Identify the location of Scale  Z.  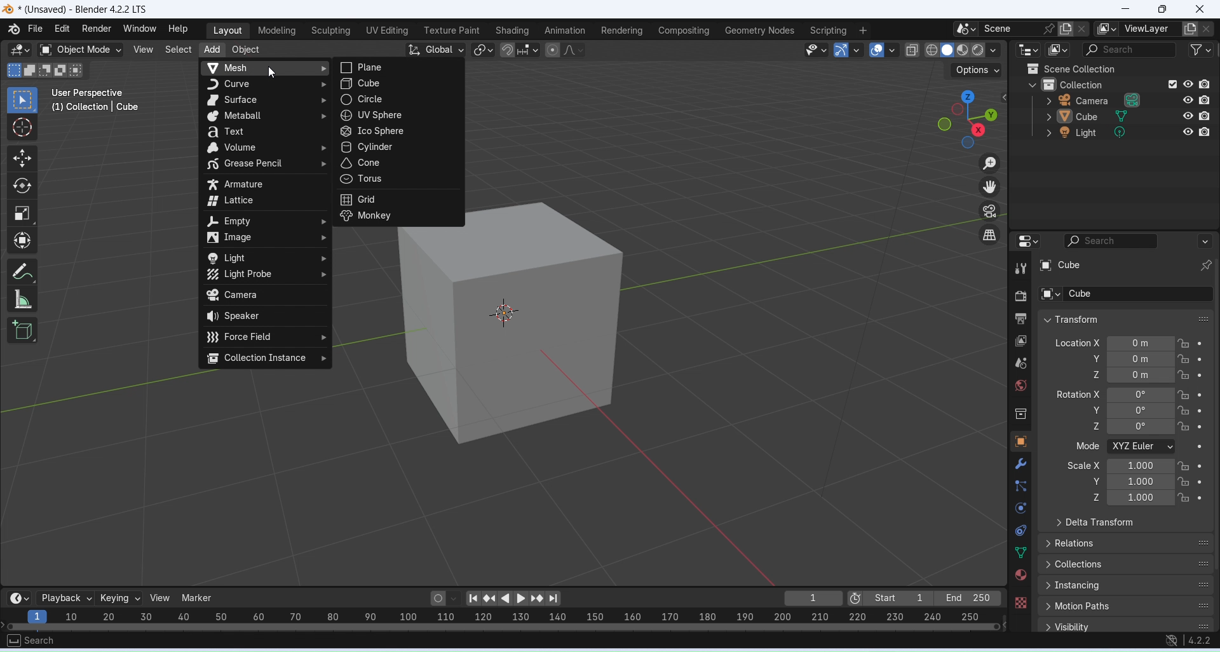
(1096, 497).